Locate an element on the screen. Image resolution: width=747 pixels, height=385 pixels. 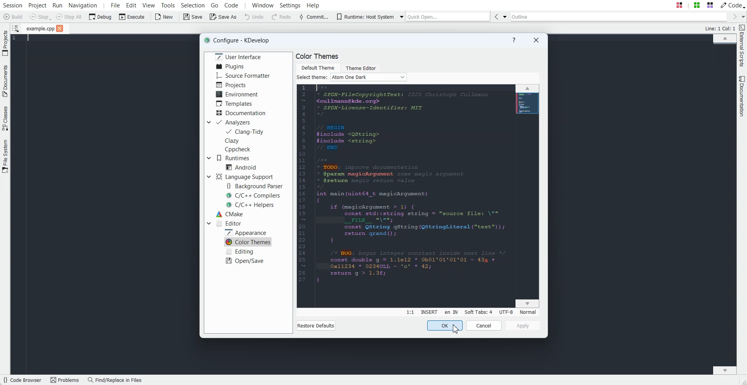
CppCheck is located at coordinates (239, 149).